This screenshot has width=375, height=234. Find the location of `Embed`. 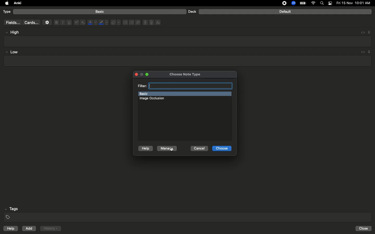

Embed is located at coordinates (361, 32).